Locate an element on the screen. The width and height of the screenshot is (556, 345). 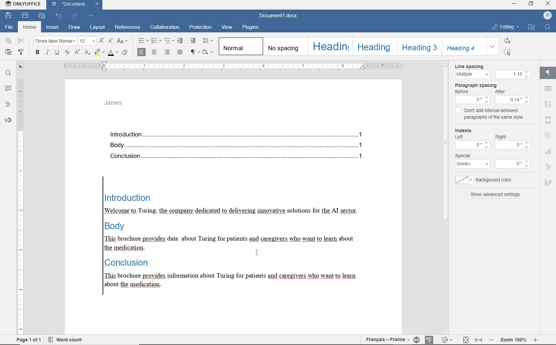
set document language is located at coordinates (416, 340).